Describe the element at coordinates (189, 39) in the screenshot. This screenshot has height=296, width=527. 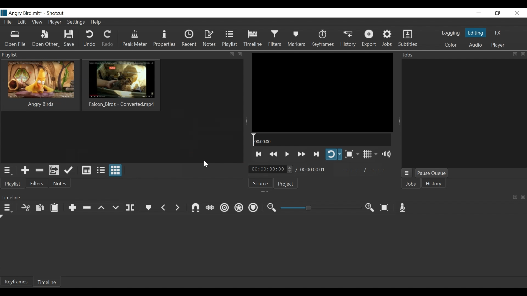
I see `Recent` at that location.